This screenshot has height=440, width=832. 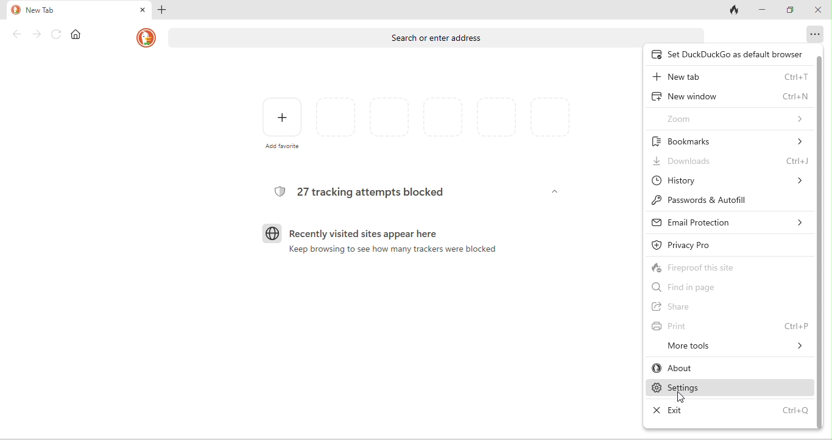 I want to click on back, so click(x=18, y=35).